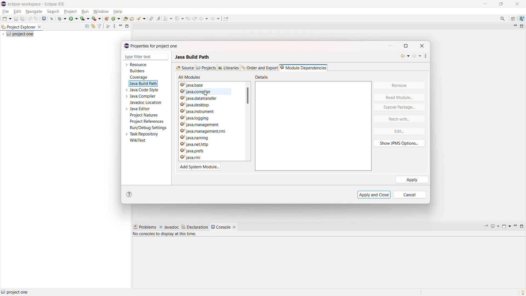 This screenshot has width=526, height=296. Describe the element at coordinates (85, 18) in the screenshot. I see `coverage` at that location.